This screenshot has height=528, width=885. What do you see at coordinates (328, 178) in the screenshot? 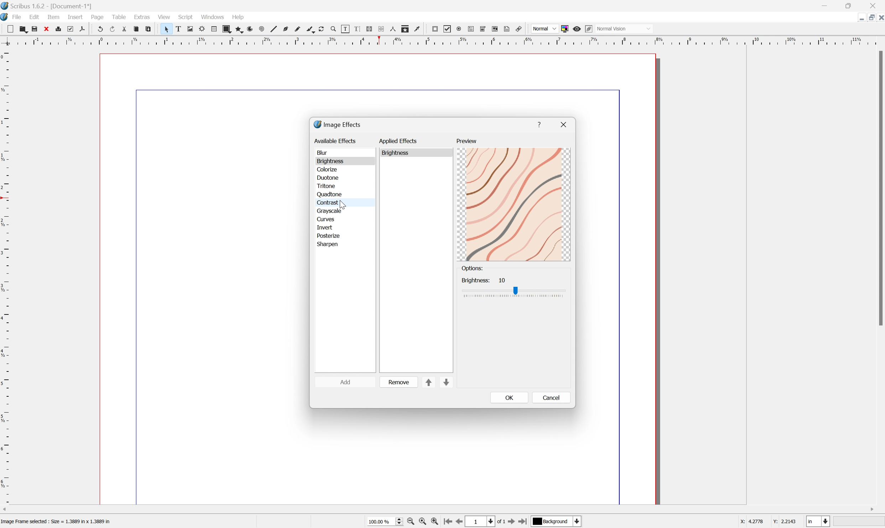
I see `duotone` at bounding box center [328, 178].